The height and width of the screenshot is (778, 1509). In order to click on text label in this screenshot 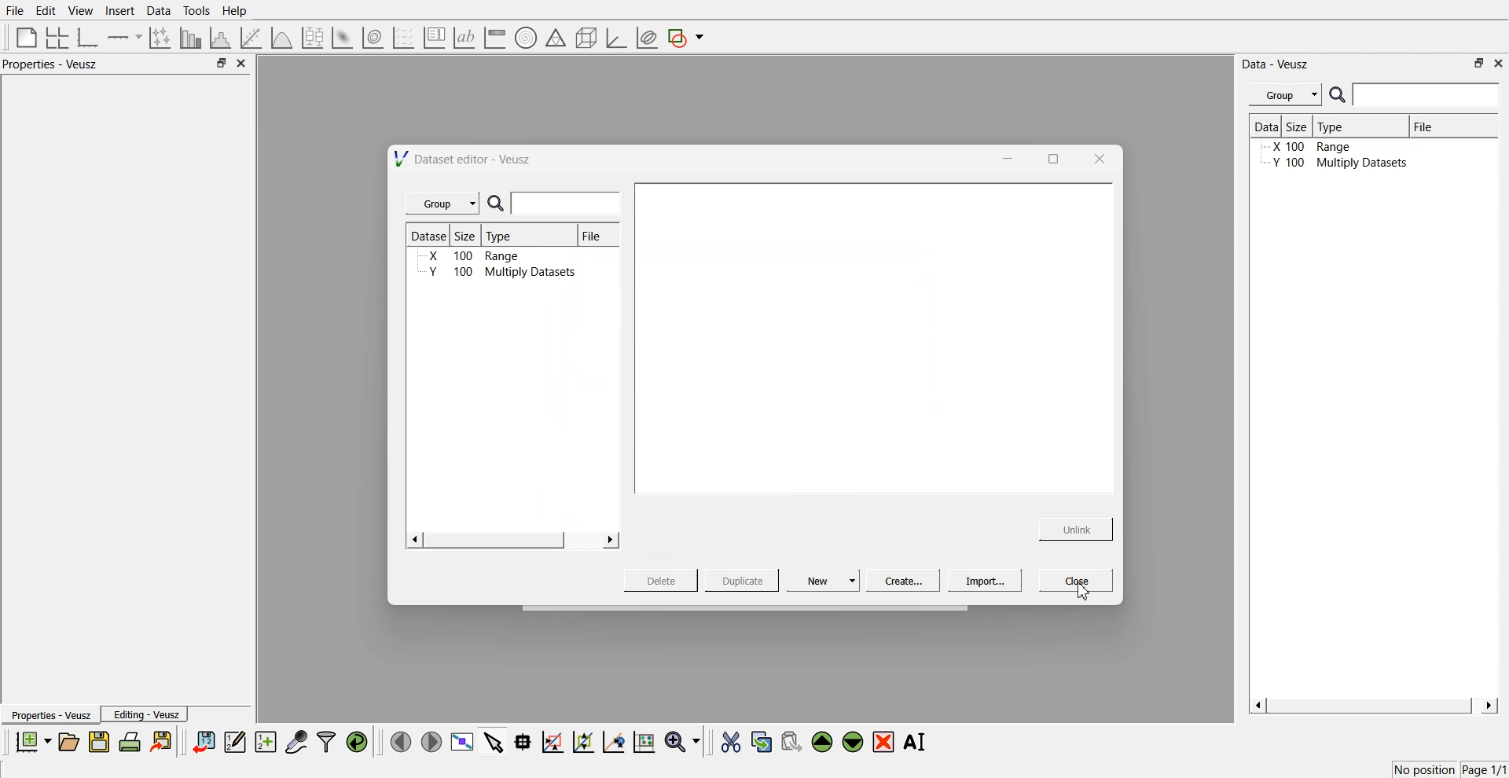, I will do `click(462, 38)`.